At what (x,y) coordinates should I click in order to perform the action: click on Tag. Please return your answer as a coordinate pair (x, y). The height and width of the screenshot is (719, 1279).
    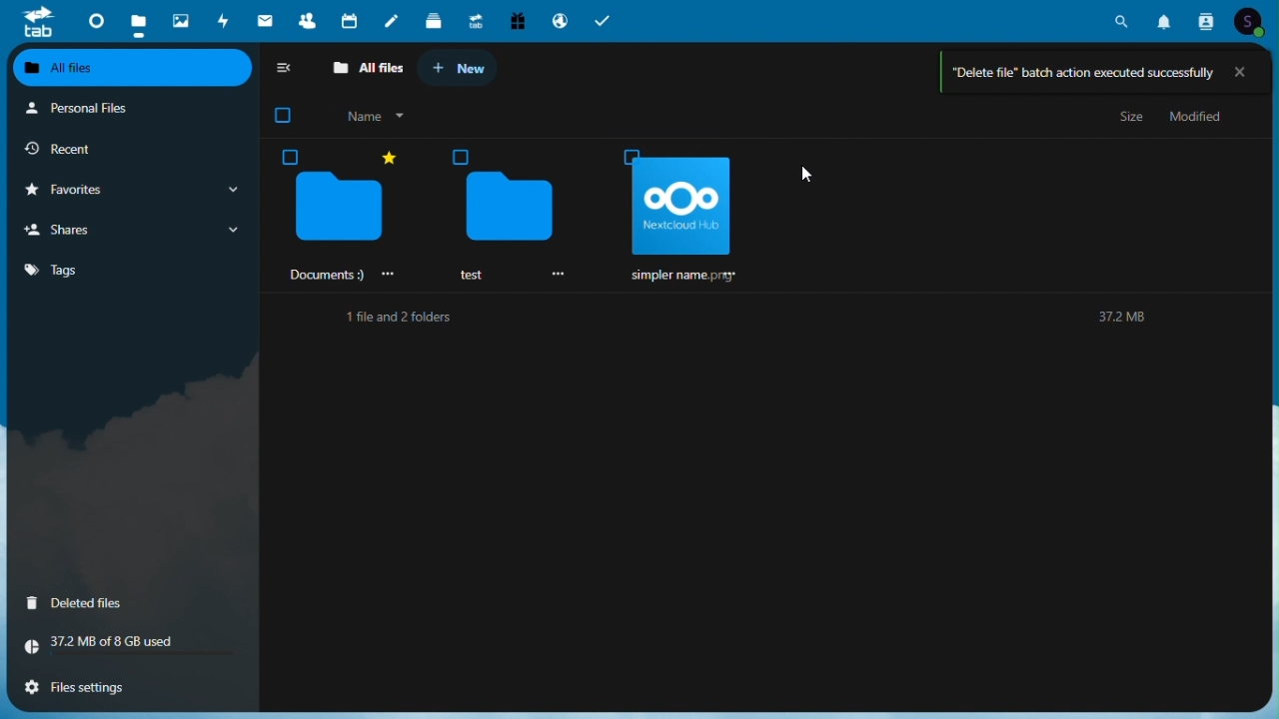
    Looking at the image, I should click on (102, 270).